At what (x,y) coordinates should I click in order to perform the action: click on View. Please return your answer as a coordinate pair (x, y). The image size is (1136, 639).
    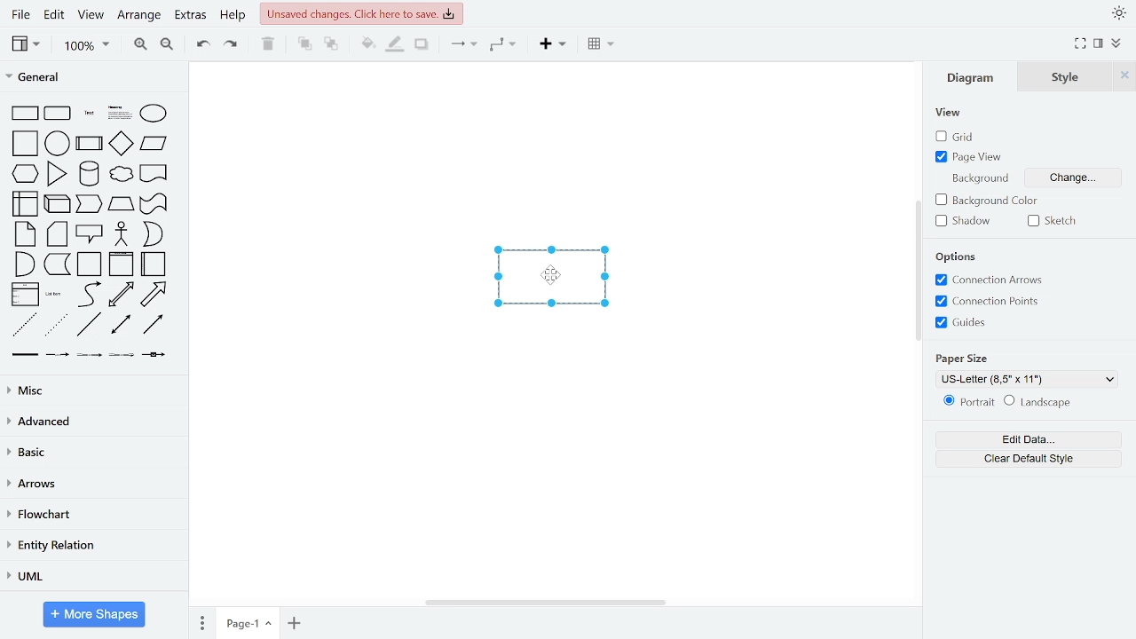
    Looking at the image, I should click on (952, 113).